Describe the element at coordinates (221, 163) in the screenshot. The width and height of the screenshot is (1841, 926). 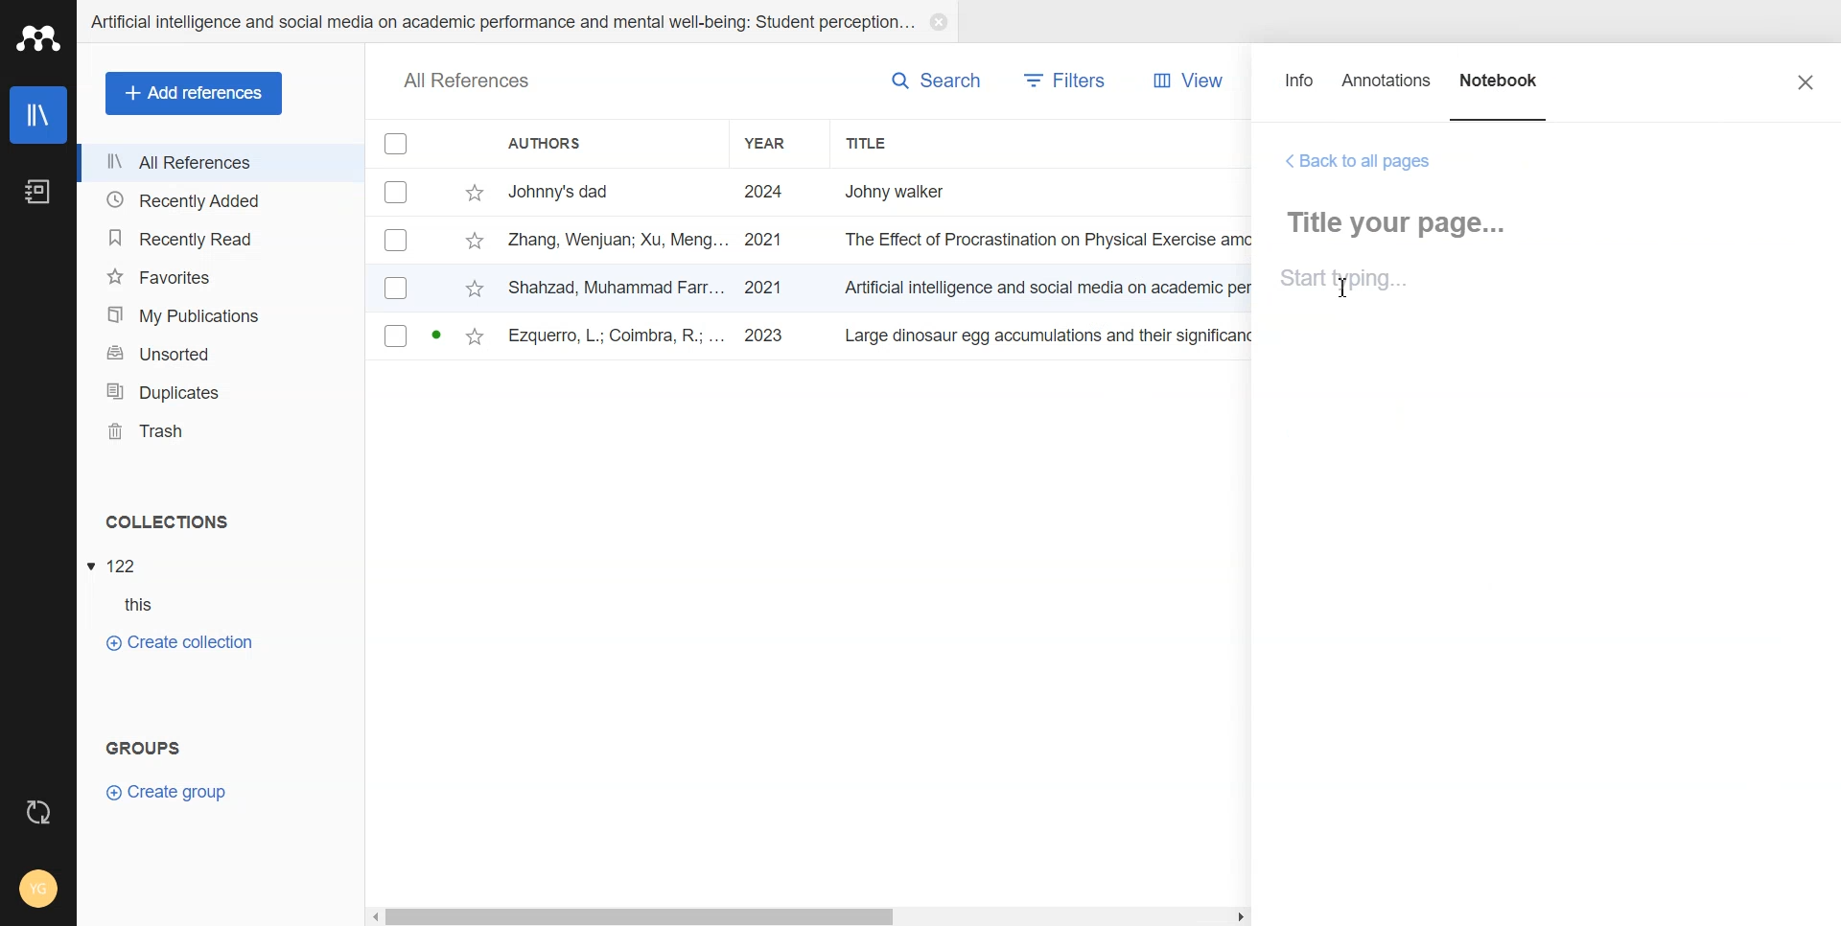
I see `All References` at that location.